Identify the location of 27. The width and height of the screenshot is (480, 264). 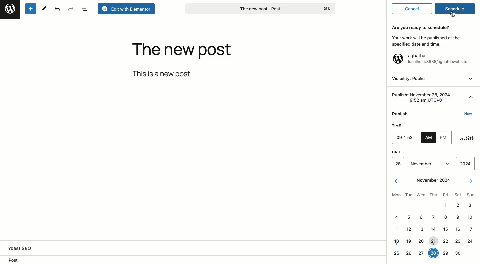
(421, 252).